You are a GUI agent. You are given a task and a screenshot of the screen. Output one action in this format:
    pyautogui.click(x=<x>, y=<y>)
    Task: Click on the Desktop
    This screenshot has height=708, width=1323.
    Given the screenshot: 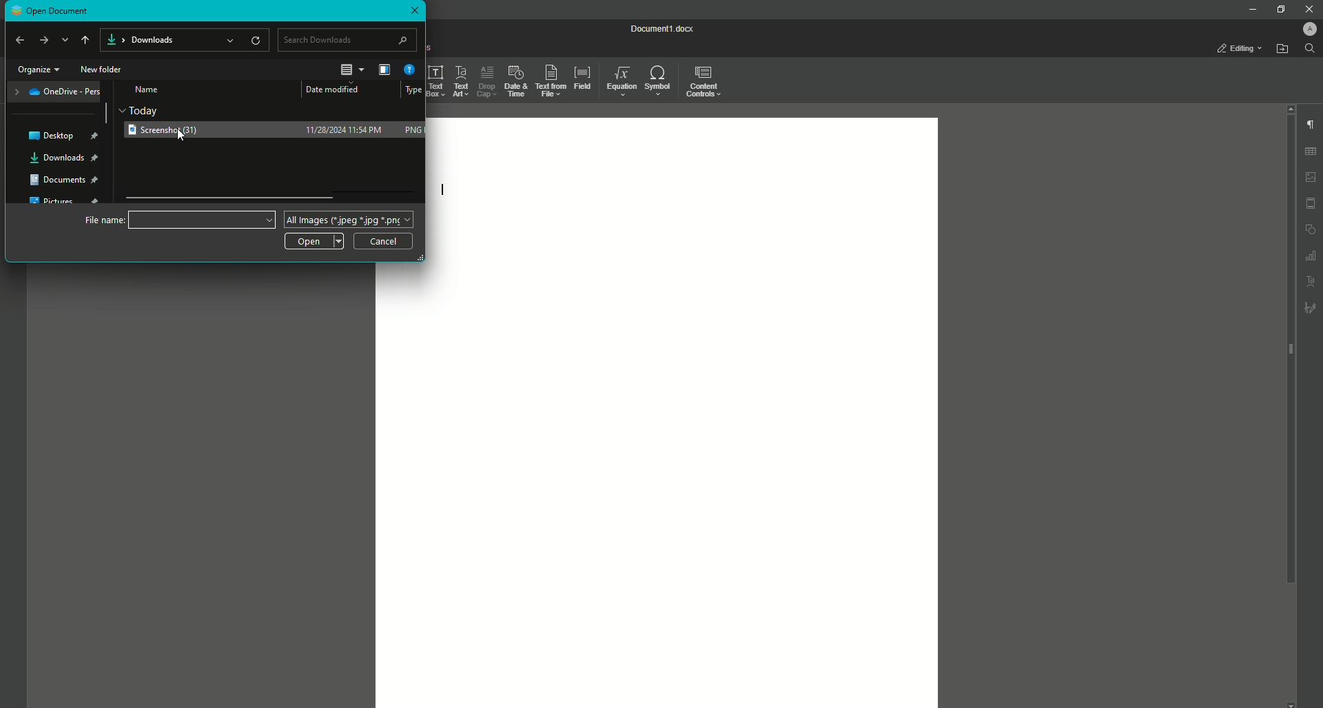 What is the action you would take?
    pyautogui.click(x=63, y=135)
    